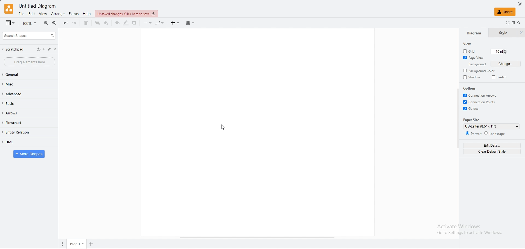 Image resolution: width=525 pixels, height=249 pixels. Describe the element at coordinates (60, 244) in the screenshot. I see `more options` at that location.